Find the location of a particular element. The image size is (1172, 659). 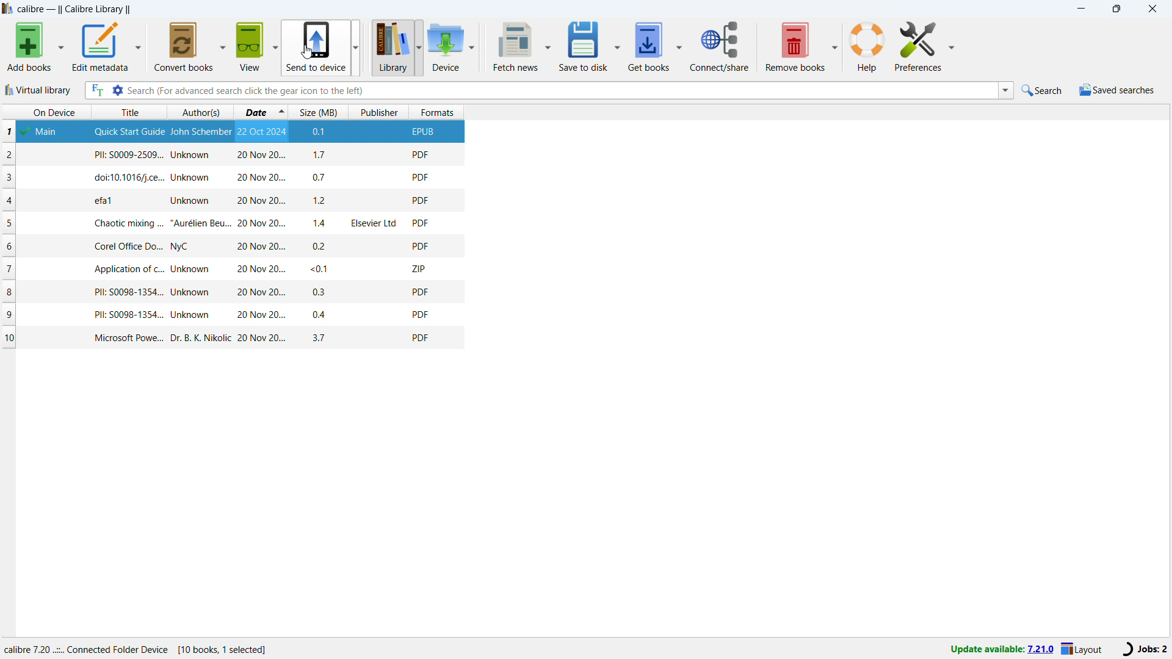

enter search string is located at coordinates (562, 90).